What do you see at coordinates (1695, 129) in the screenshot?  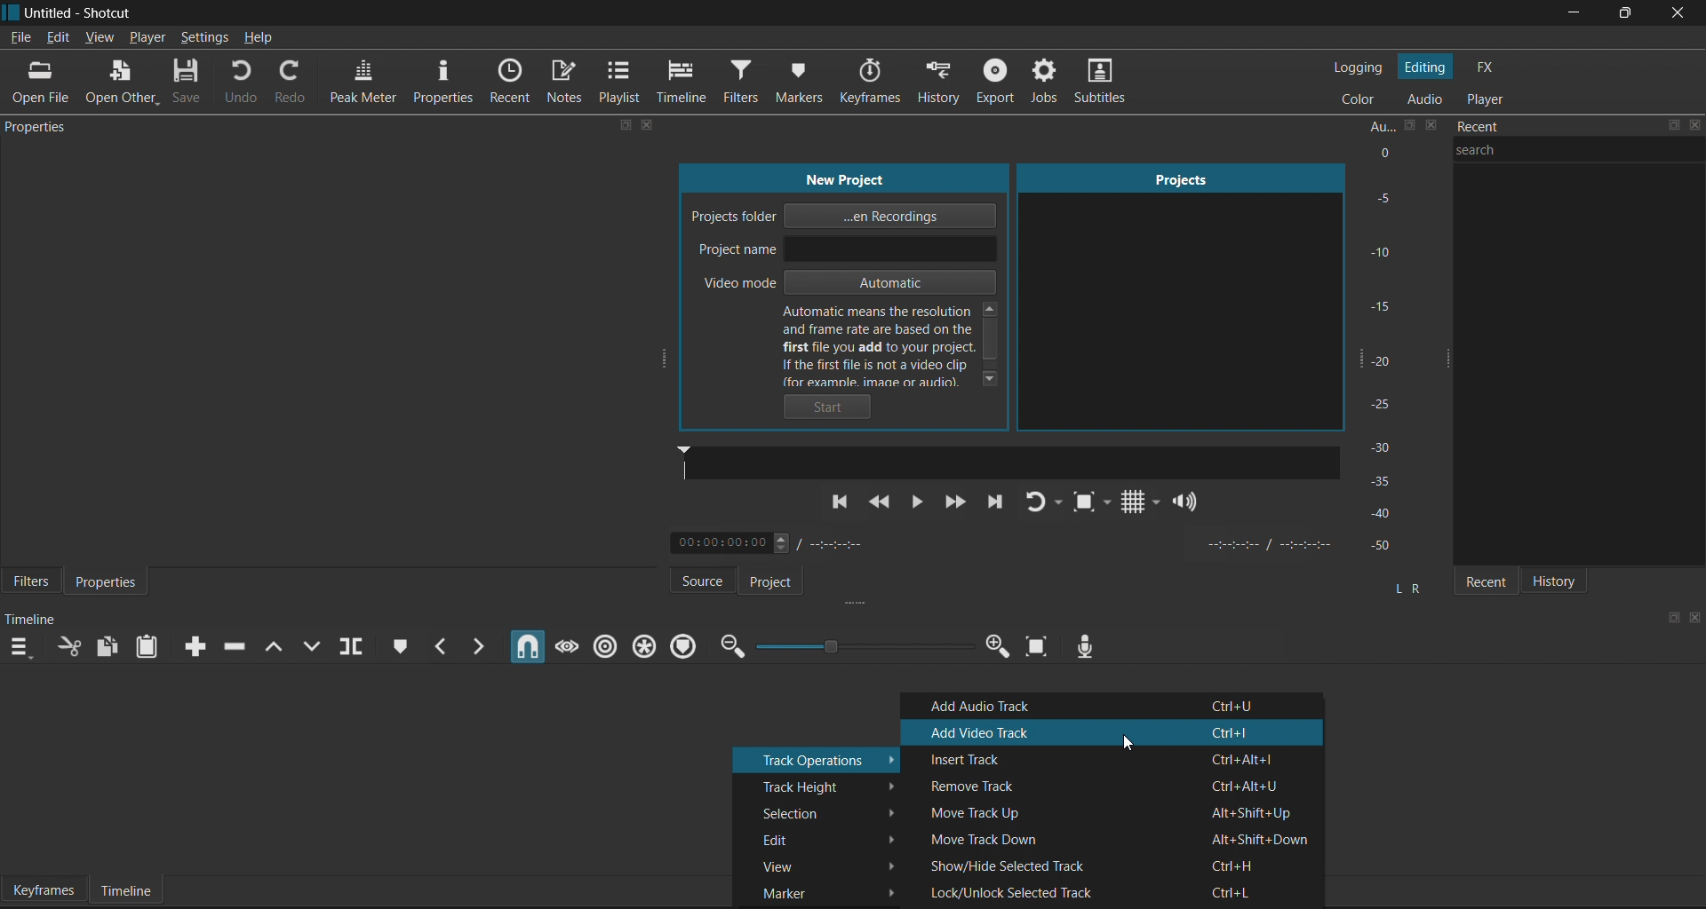 I see `close` at bounding box center [1695, 129].